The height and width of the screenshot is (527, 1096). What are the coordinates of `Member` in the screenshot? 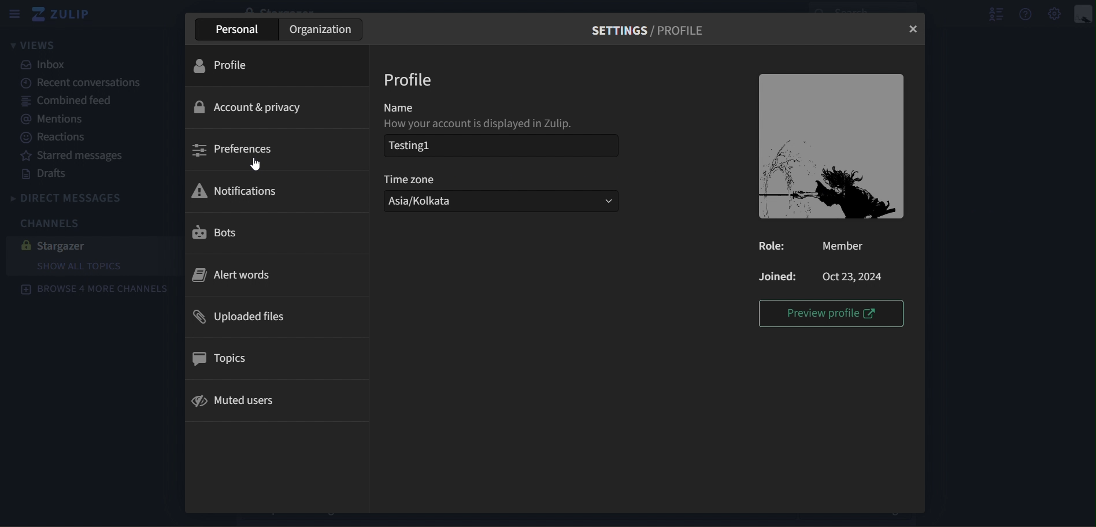 It's located at (851, 246).